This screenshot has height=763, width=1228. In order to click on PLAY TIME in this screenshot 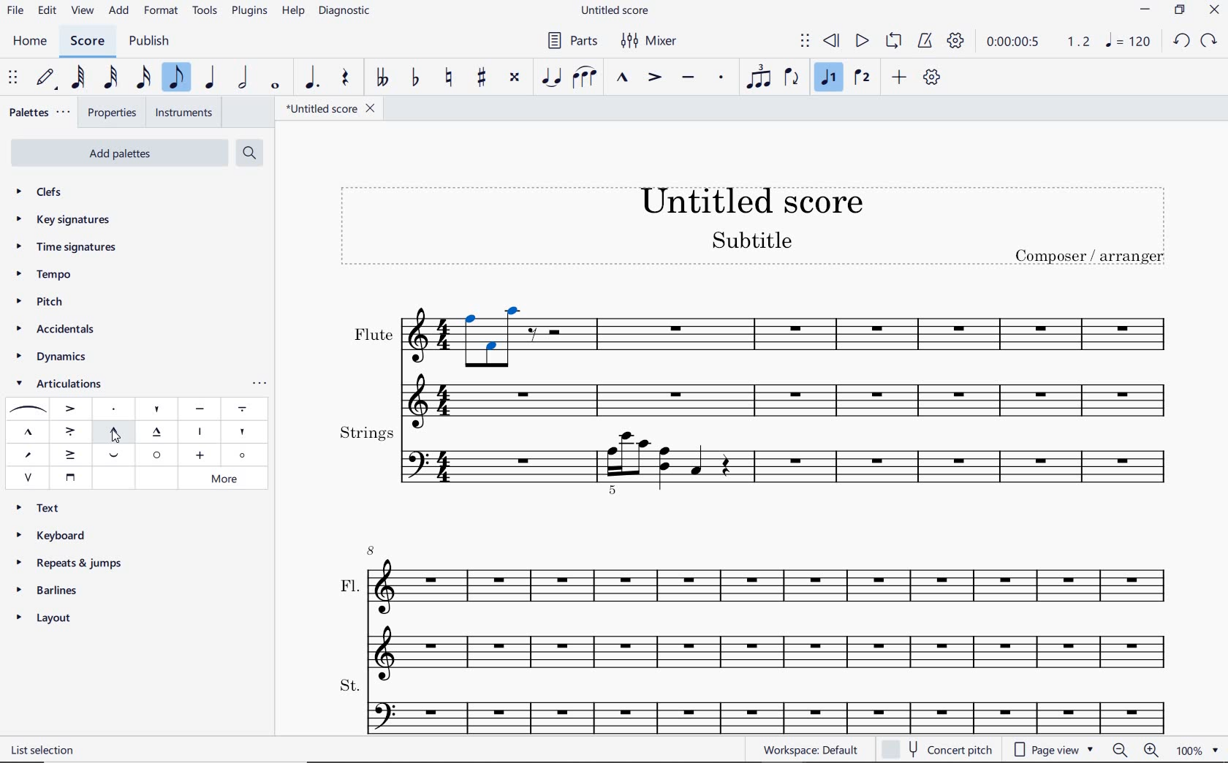, I will do `click(1036, 41)`.